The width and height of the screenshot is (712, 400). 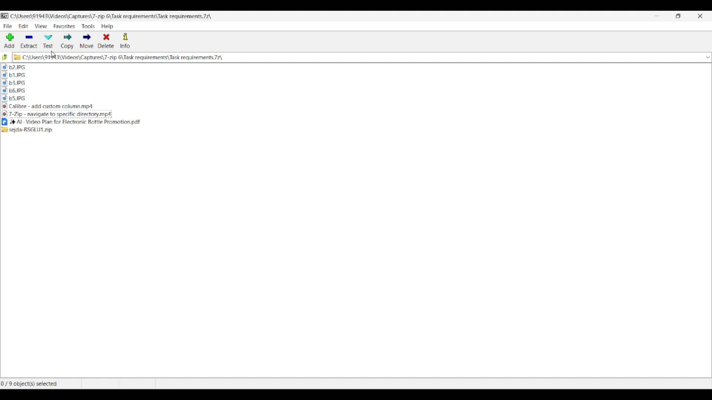 I want to click on Extract, so click(x=29, y=41).